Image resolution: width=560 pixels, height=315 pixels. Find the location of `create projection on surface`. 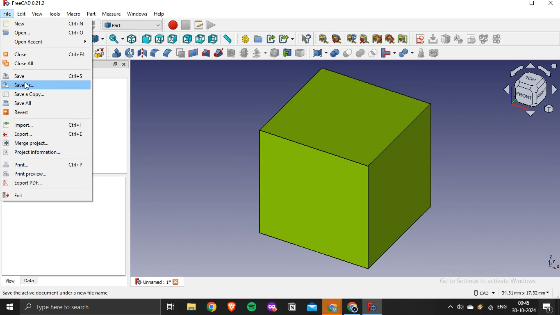

create projection on surface is located at coordinates (287, 53).